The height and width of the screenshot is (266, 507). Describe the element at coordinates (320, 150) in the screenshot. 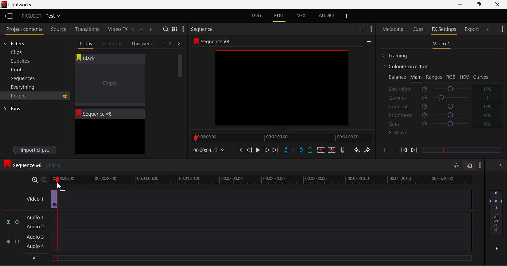

I see `Remove marked section` at that location.